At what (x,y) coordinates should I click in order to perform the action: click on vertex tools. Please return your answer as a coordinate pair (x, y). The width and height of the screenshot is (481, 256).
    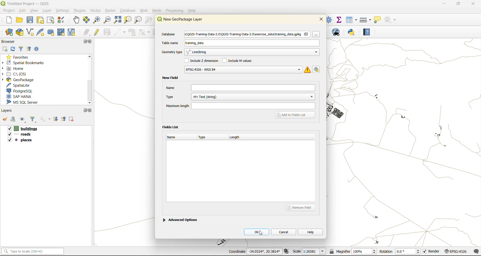
    Looking at the image, I should click on (144, 32).